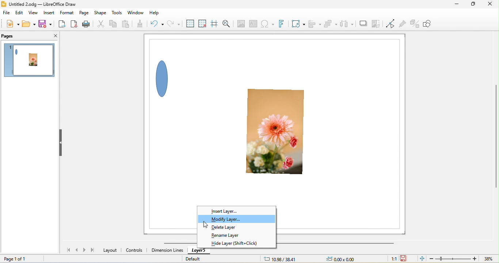 This screenshot has width=499, height=263. I want to click on close, so click(489, 5).